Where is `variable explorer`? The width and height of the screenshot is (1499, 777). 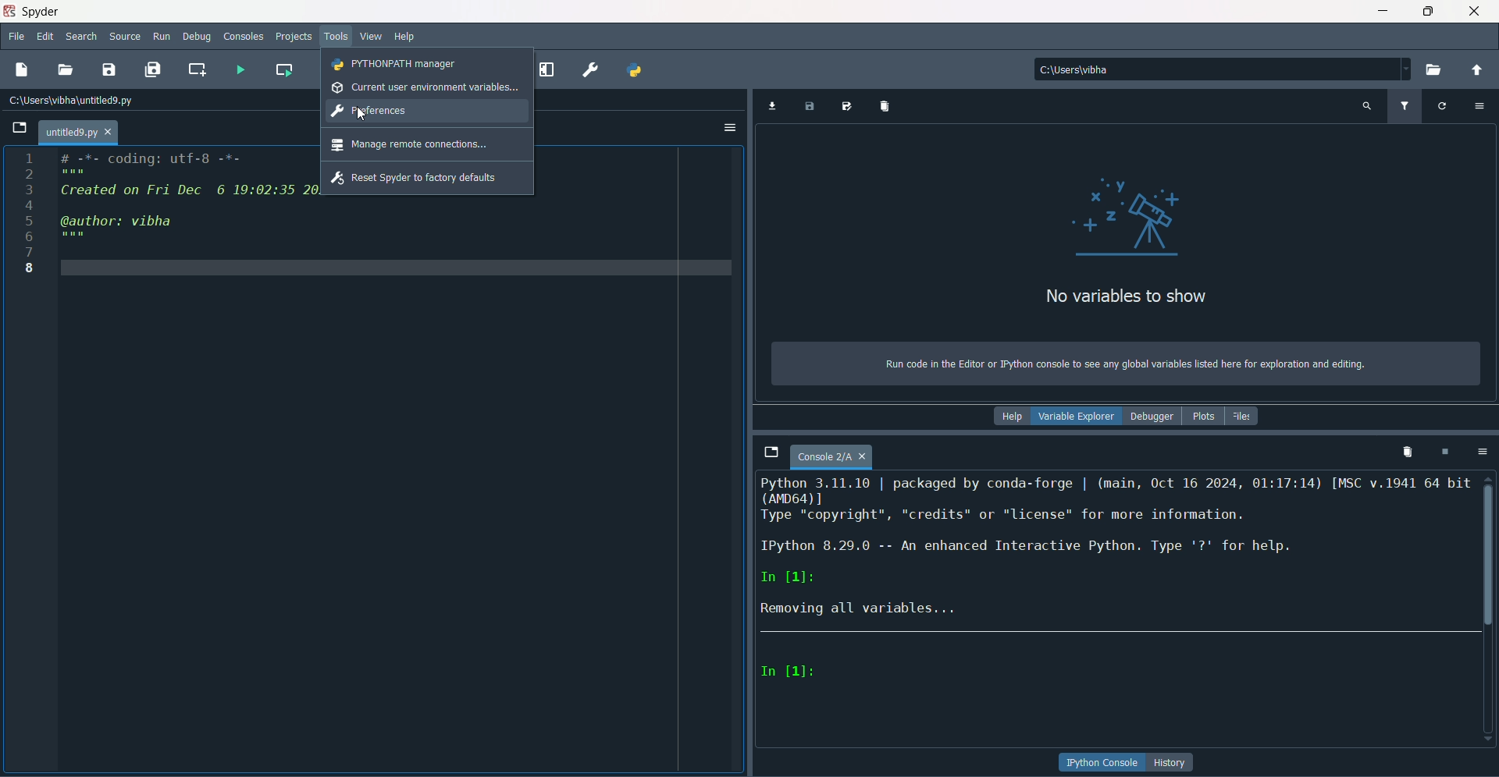 variable explorer is located at coordinates (1076, 418).